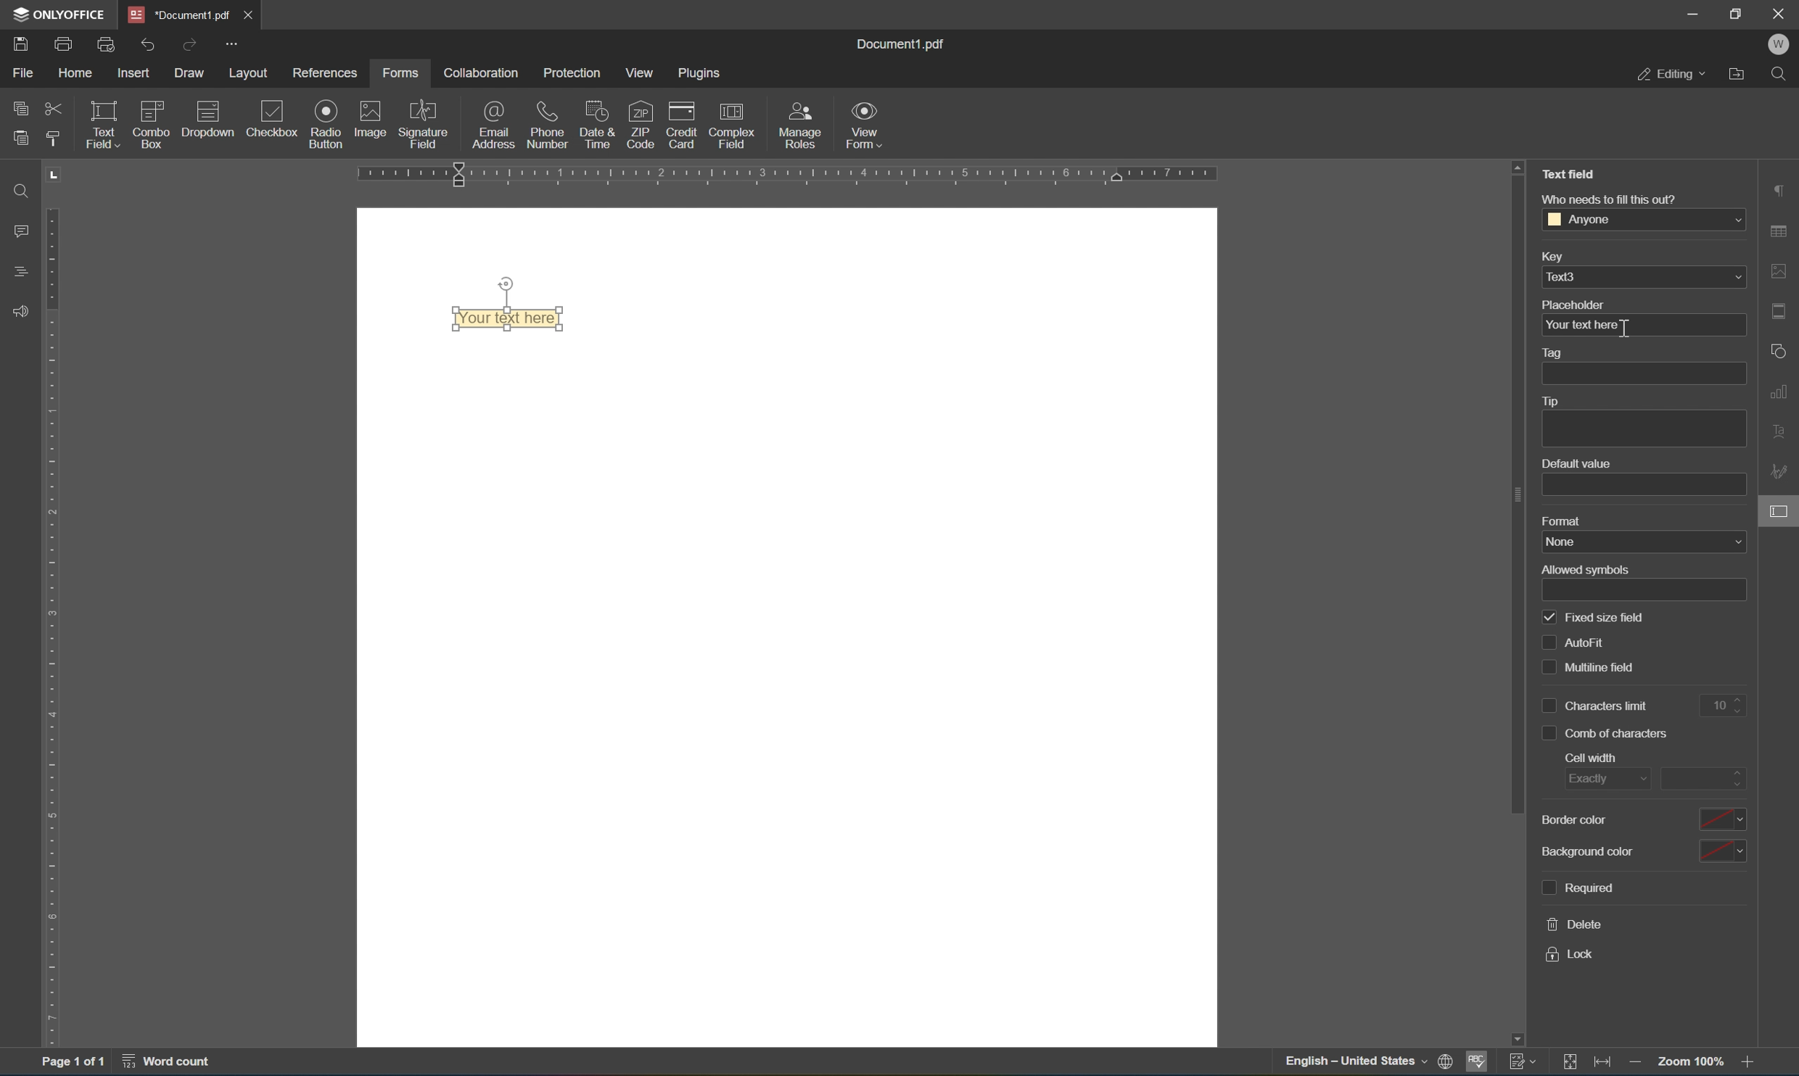  What do you see at coordinates (1571, 958) in the screenshot?
I see `lock` at bounding box center [1571, 958].